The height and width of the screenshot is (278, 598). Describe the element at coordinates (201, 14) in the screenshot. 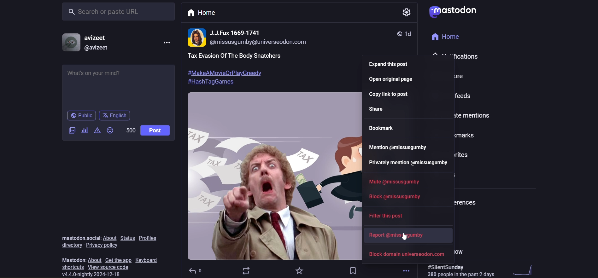

I see `home` at that location.